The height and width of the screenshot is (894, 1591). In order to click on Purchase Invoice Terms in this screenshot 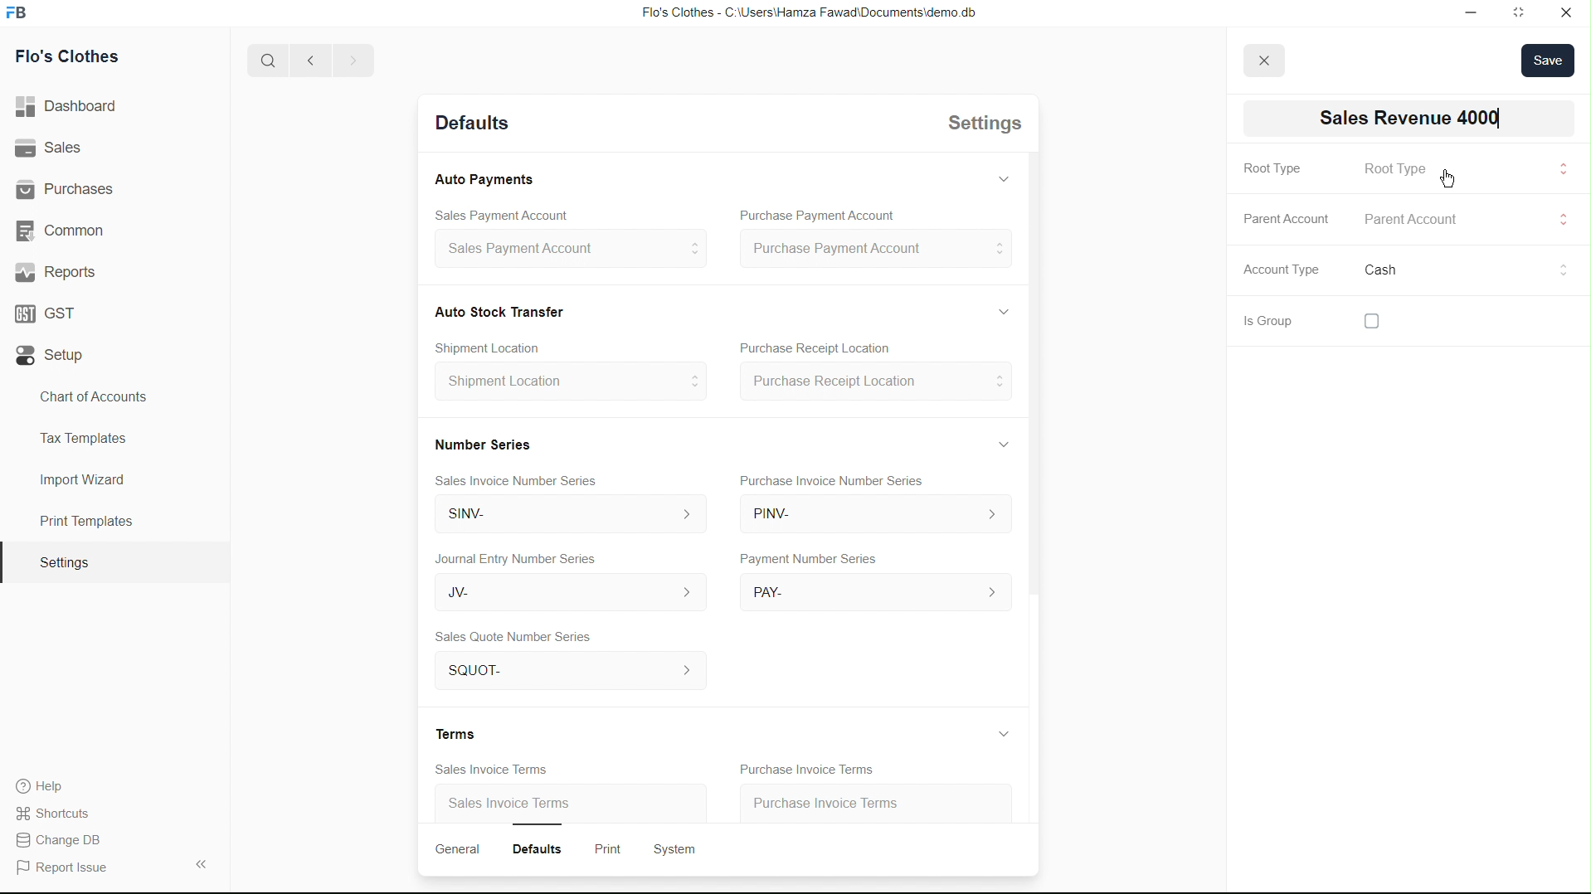, I will do `click(843, 799)`.